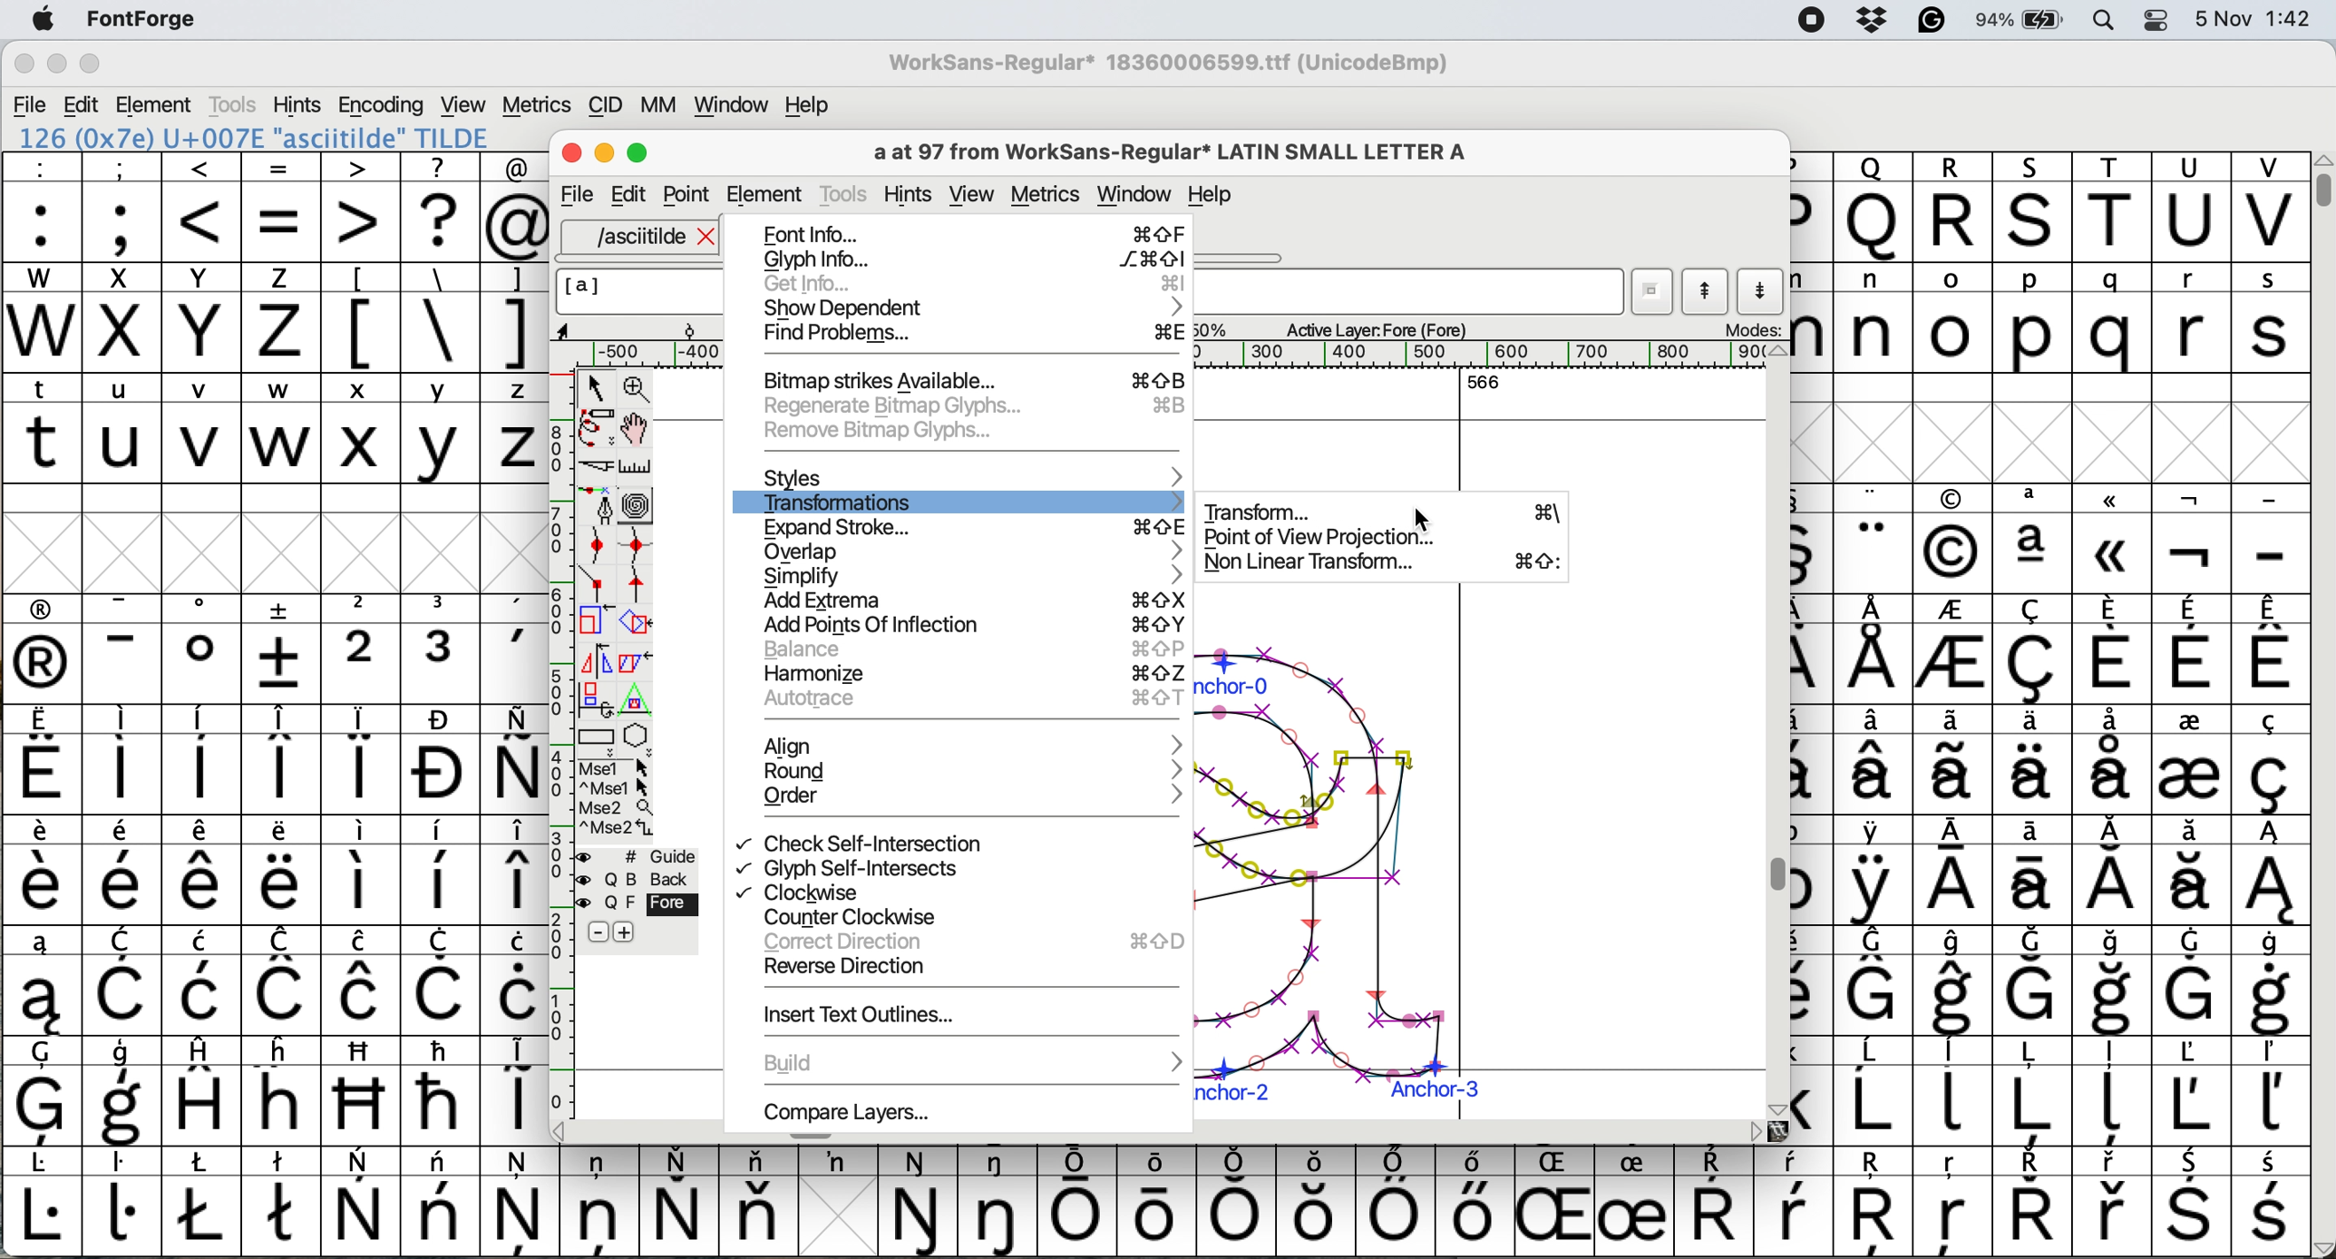 This screenshot has height=1259, width=2336. Describe the element at coordinates (2114, 1203) in the screenshot. I see `symbol` at that location.